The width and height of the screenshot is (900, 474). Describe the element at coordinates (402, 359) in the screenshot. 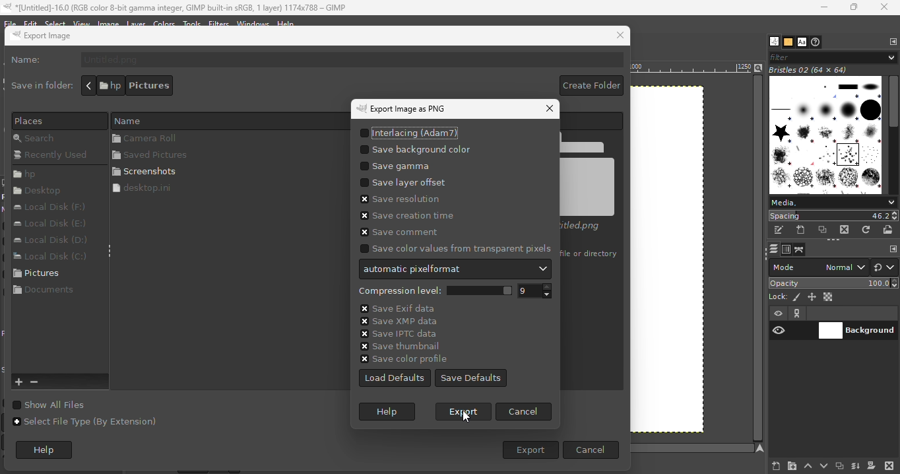

I see `Save color profile` at that location.